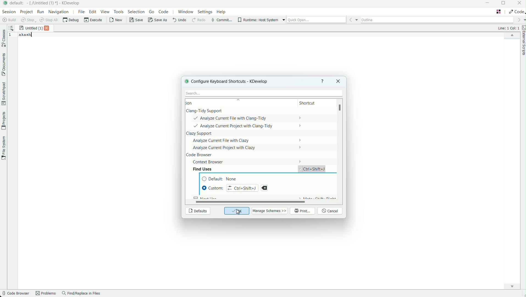 Image resolution: width=526 pixels, height=297 pixels. Describe the element at coordinates (222, 179) in the screenshot. I see `default` at that location.